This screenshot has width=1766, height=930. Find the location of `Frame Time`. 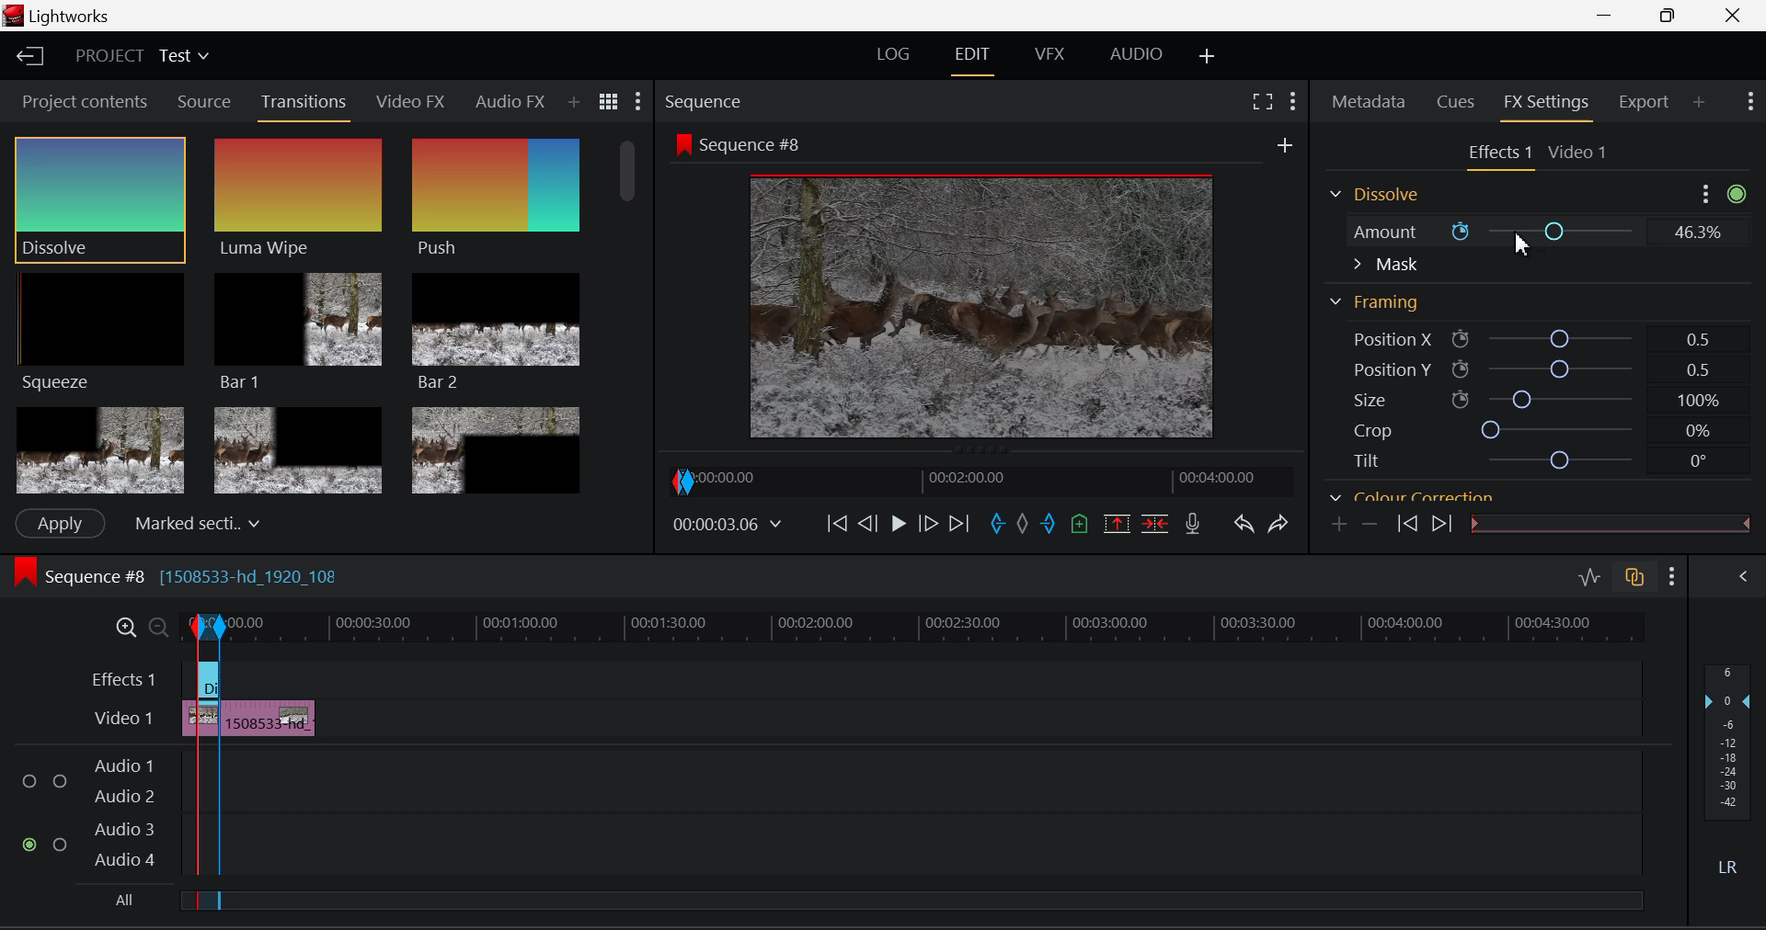

Frame Time is located at coordinates (727, 524).